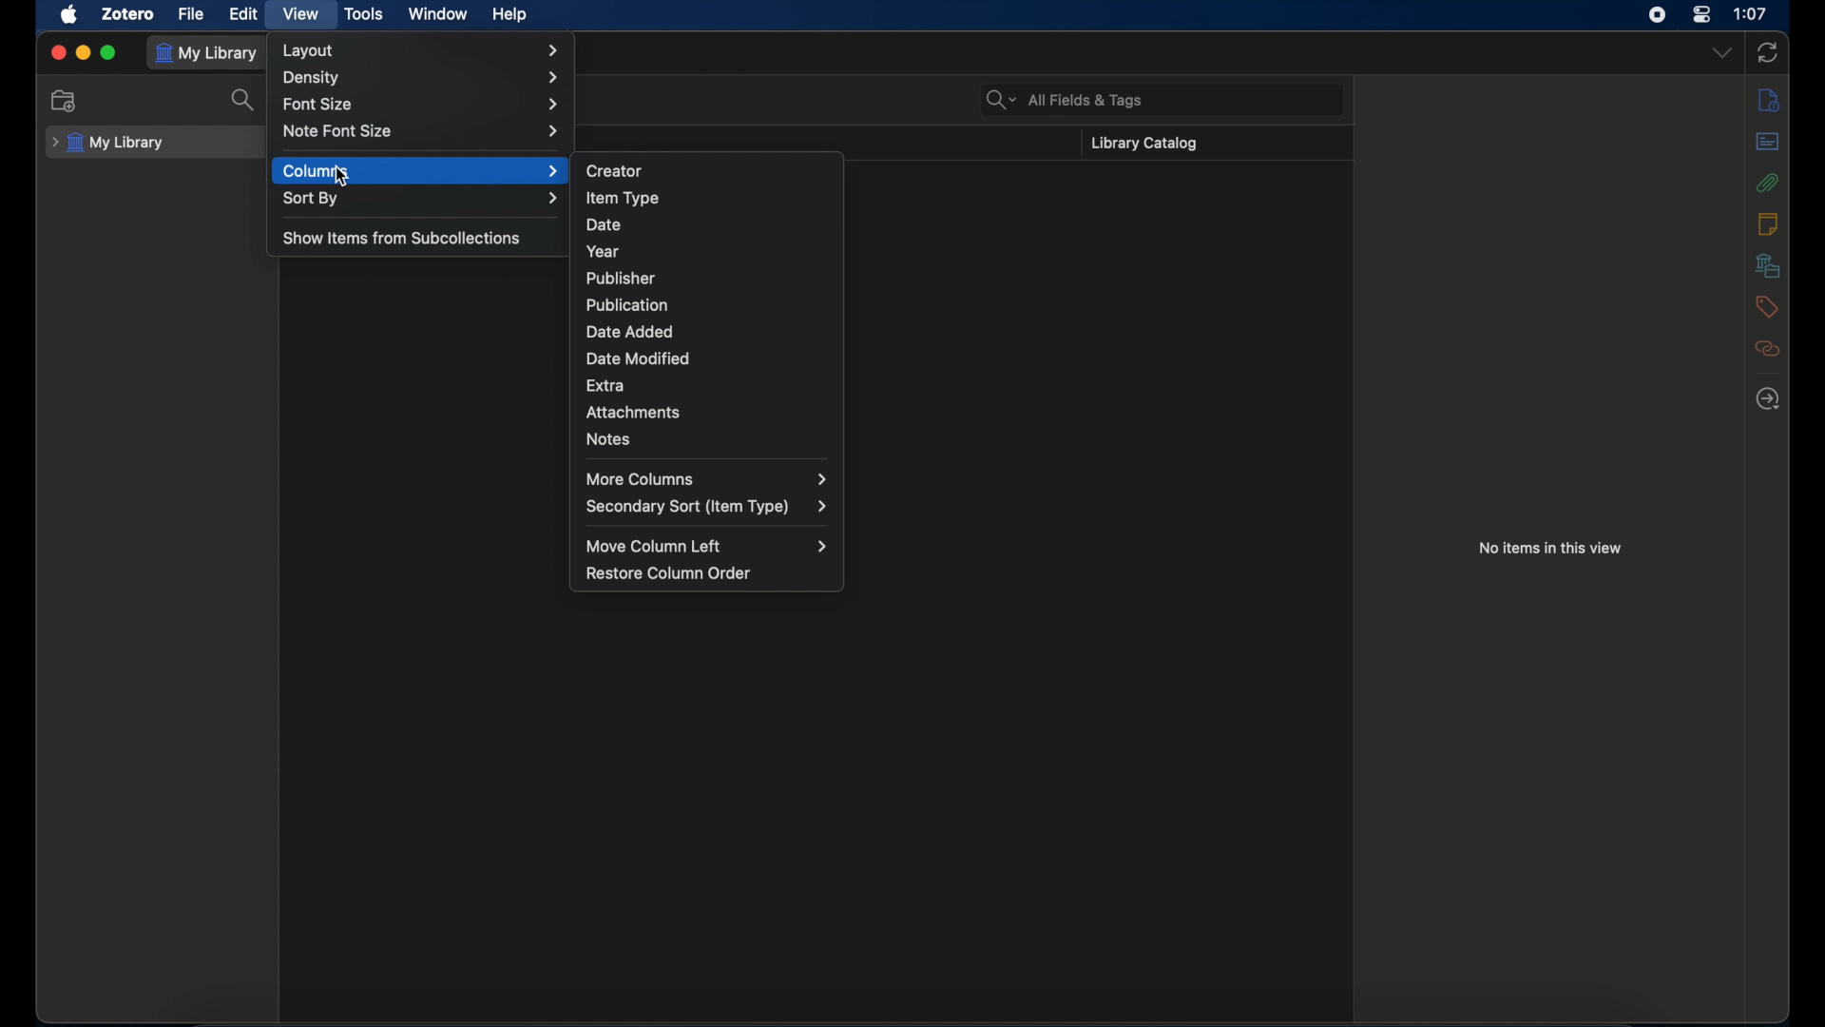  Describe the element at coordinates (608, 439) in the screenshot. I see `notes` at that location.